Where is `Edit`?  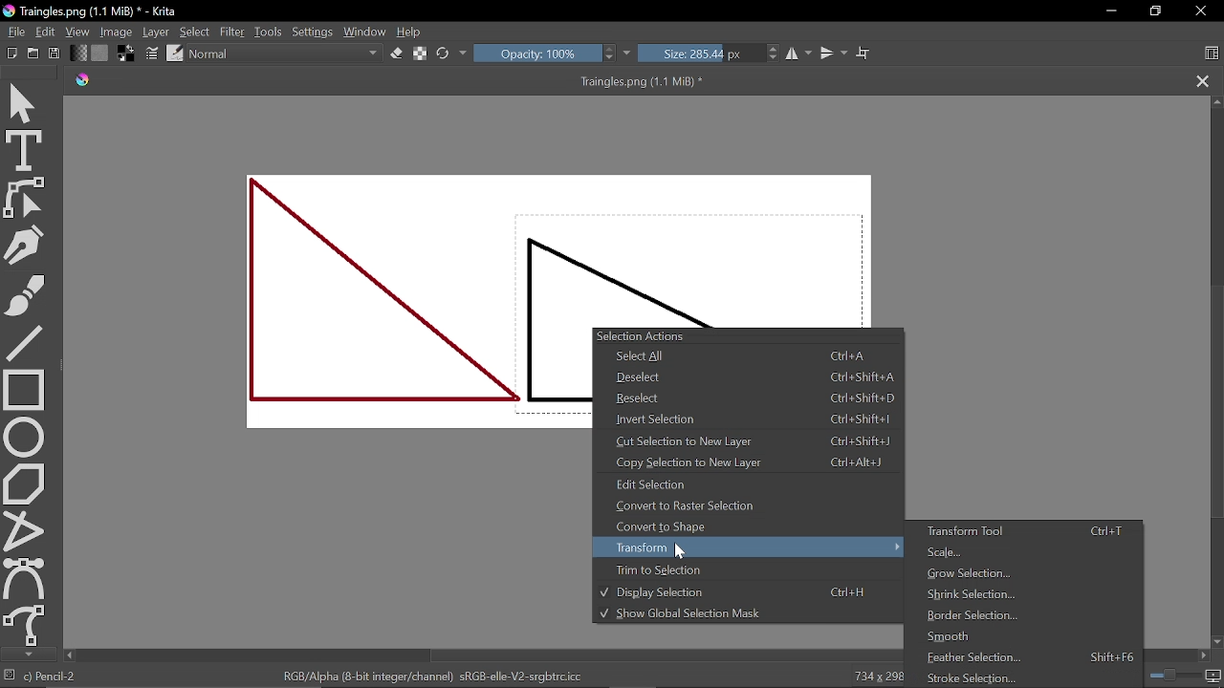 Edit is located at coordinates (45, 32).